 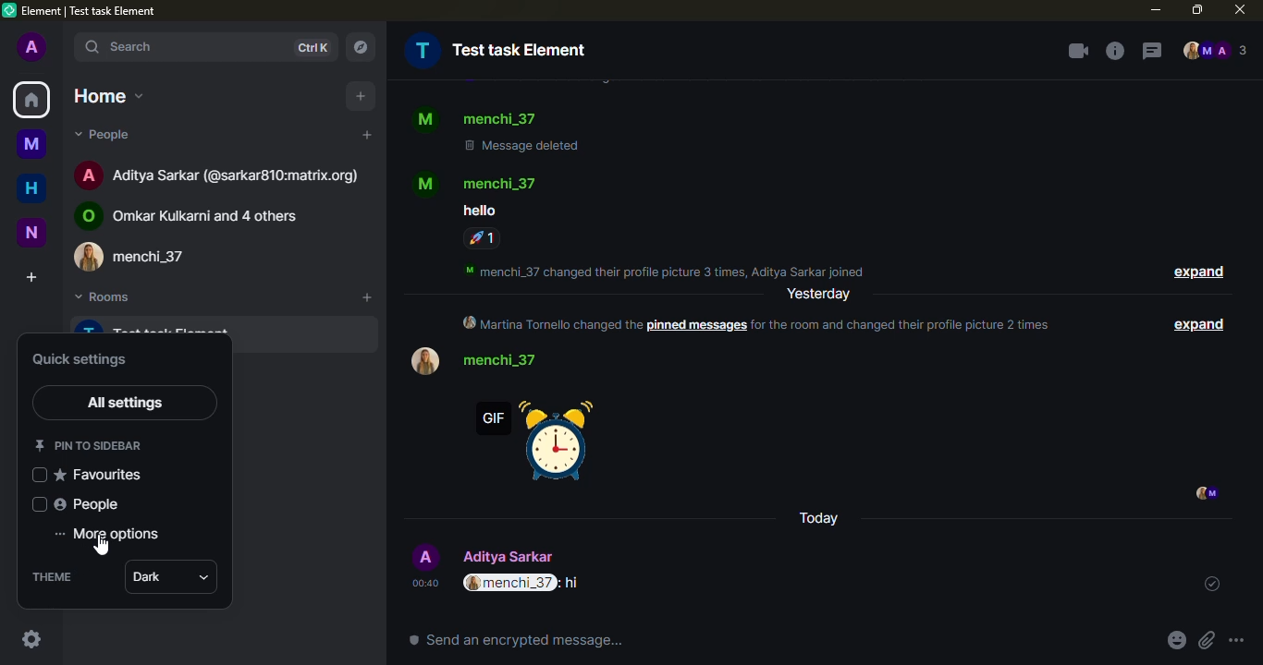 What do you see at coordinates (358, 48) in the screenshot?
I see `navigator` at bounding box center [358, 48].